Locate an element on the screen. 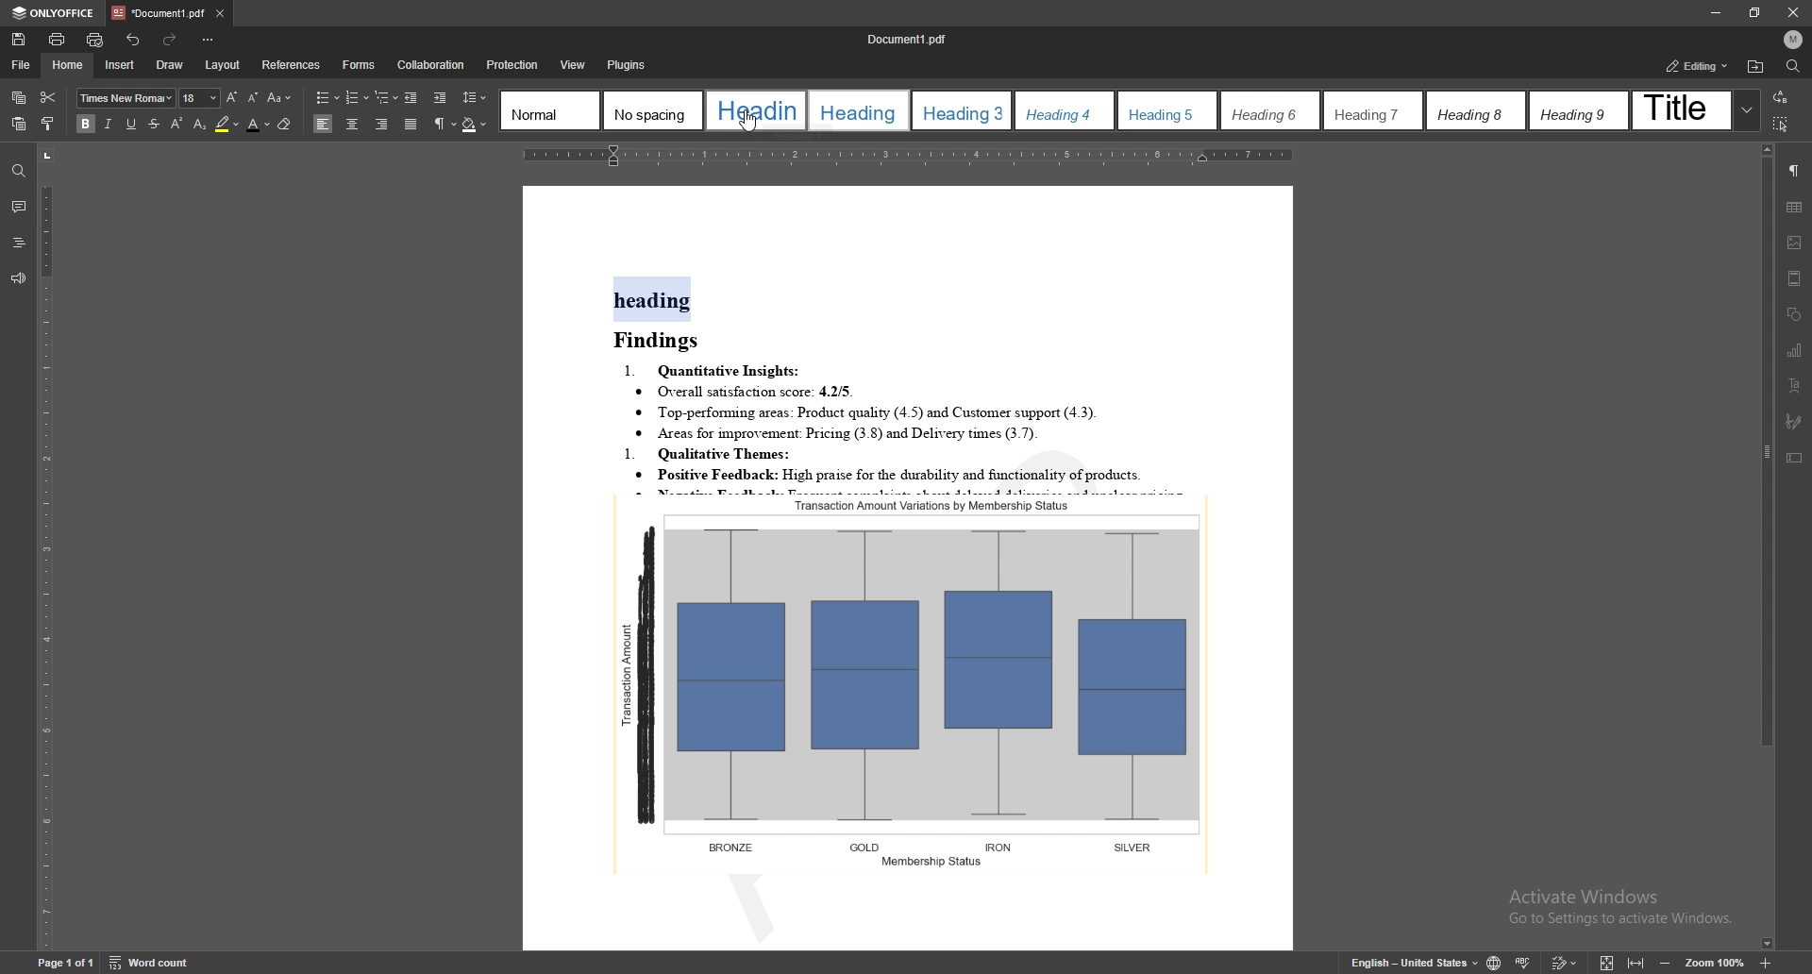 Image resolution: width=1812 pixels, height=974 pixels. underline is located at coordinates (130, 125).